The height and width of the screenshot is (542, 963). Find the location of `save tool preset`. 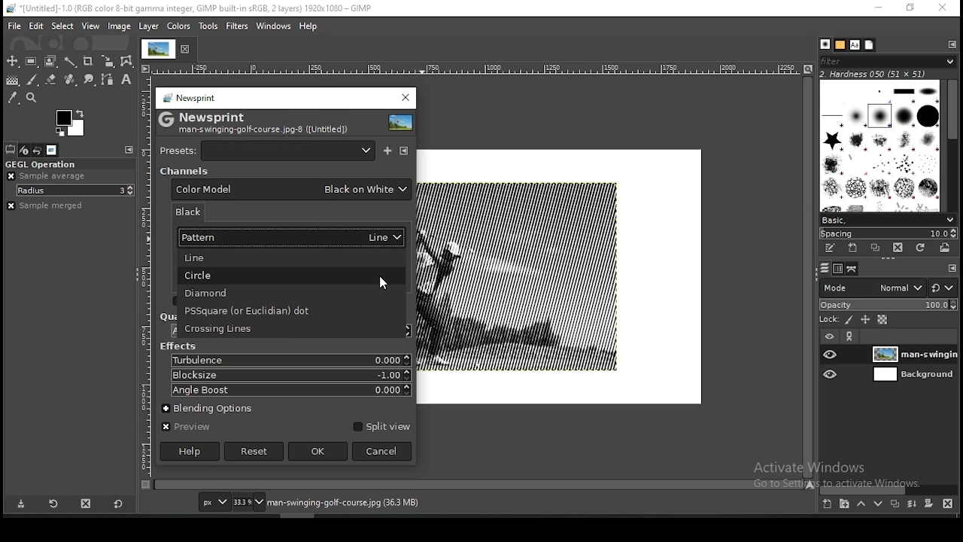

save tool preset is located at coordinates (22, 504).